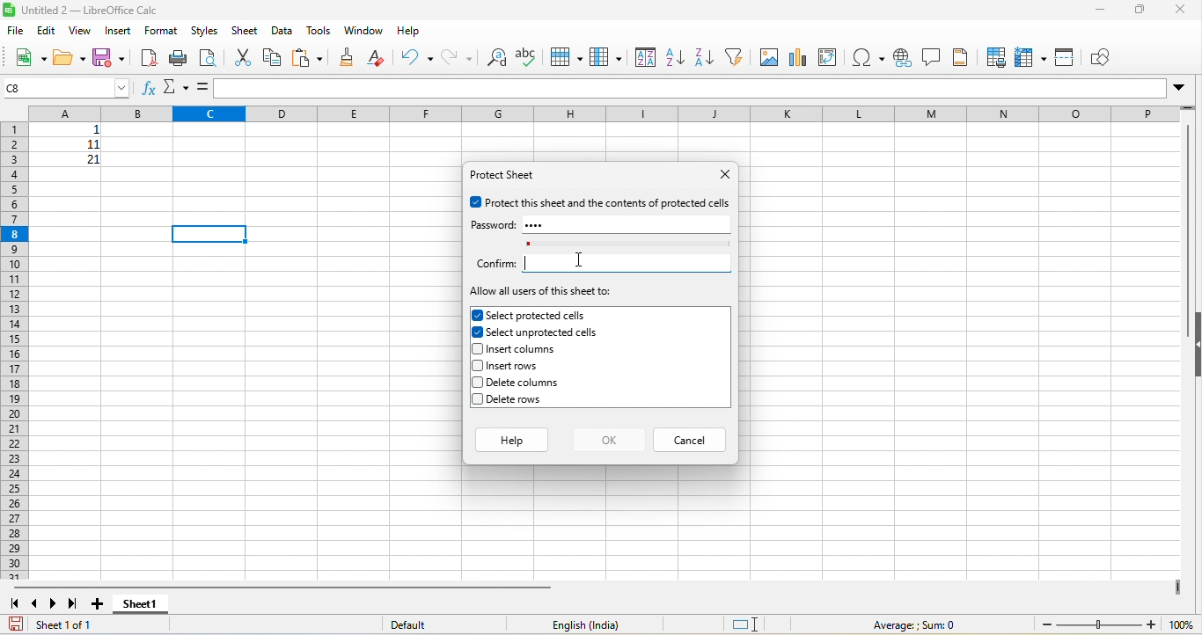  I want to click on clear direct formatting, so click(380, 58).